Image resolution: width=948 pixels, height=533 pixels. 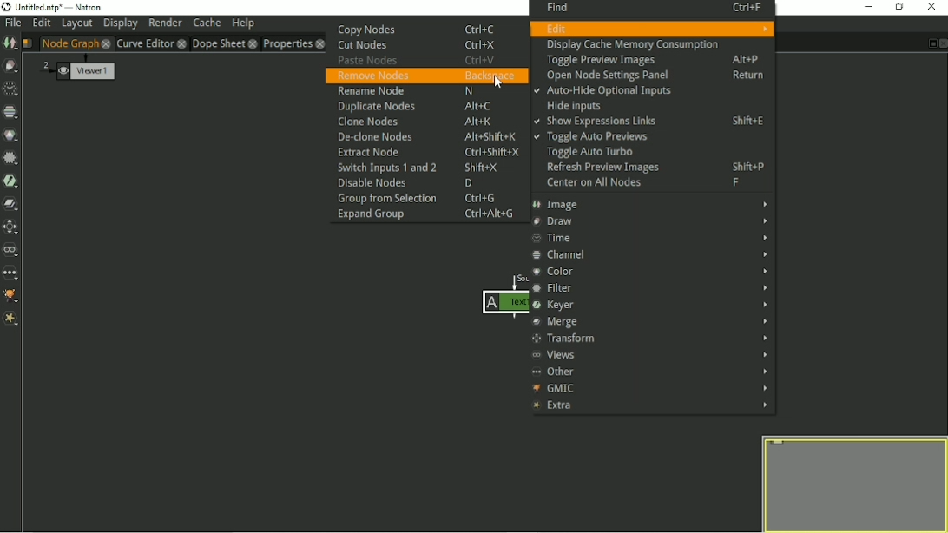 What do you see at coordinates (319, 43) in the screenshot?
I see `close` at bounding box center [319, 43].